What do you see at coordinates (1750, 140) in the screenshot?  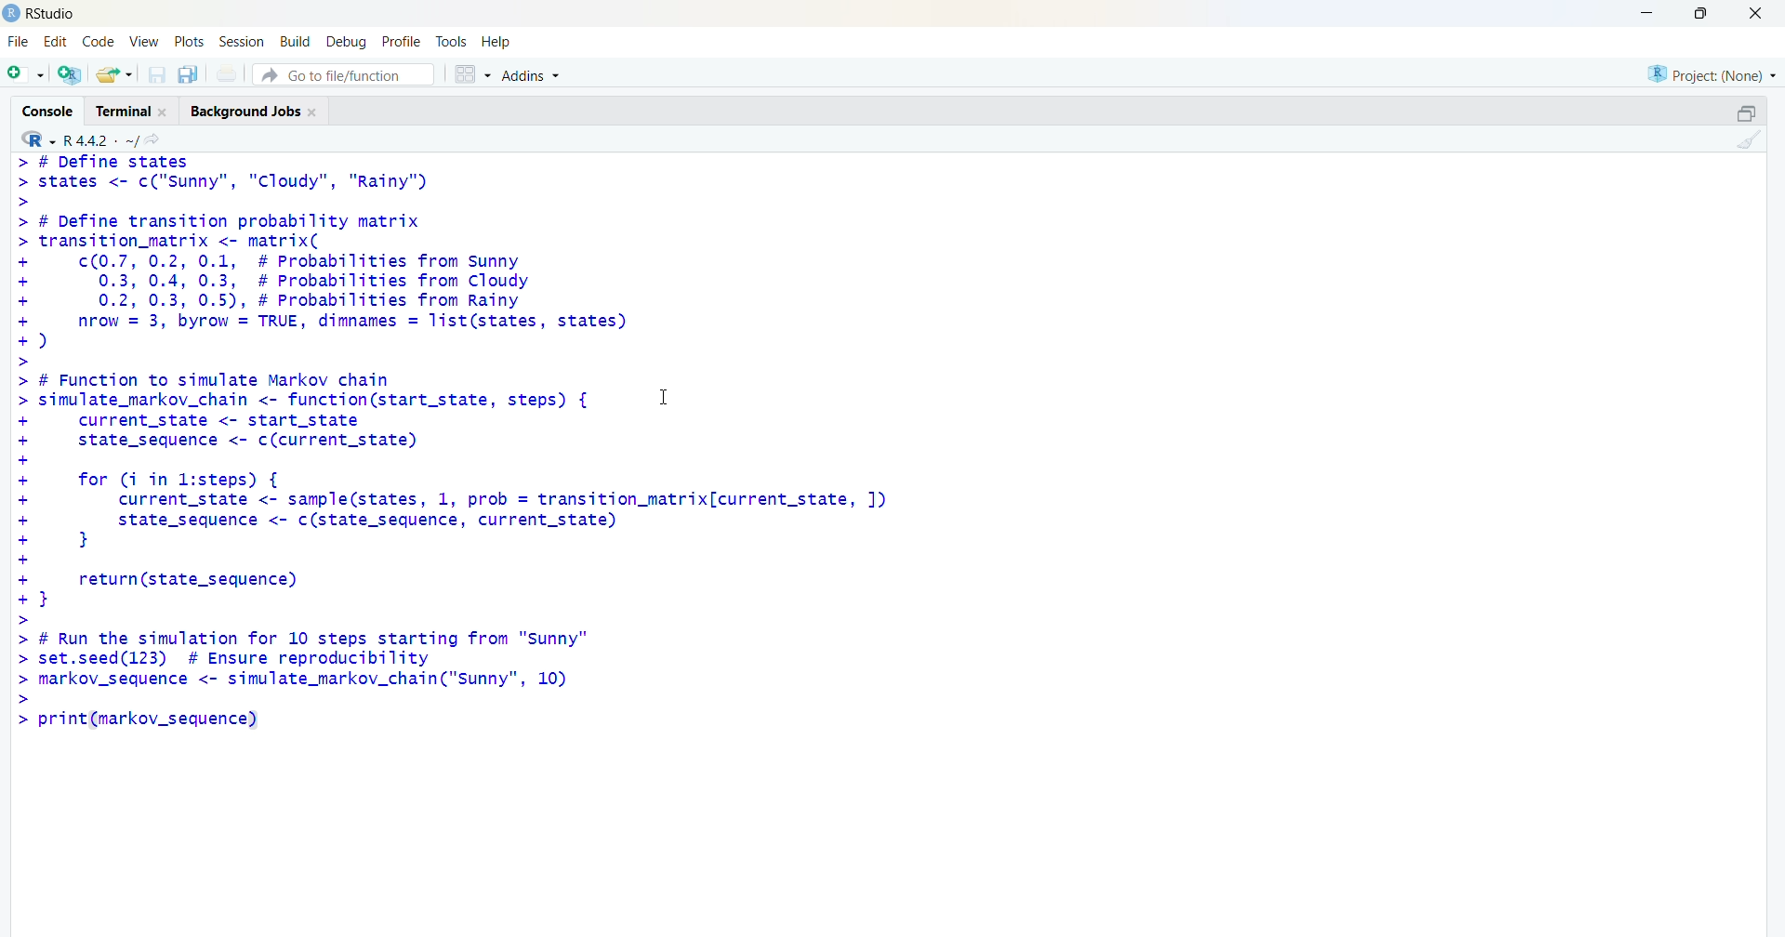 I see `clear console` at bounding box center [1750, 140].